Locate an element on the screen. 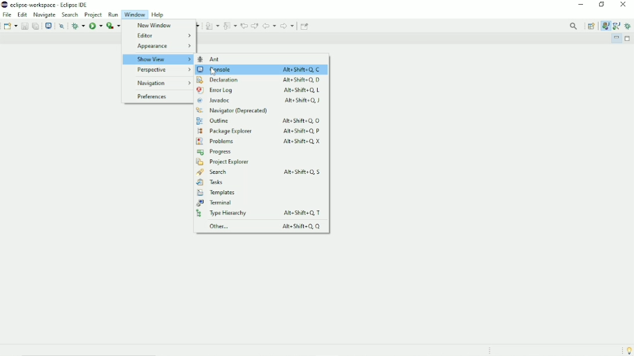  New Window is located at coordinates (153, 26).